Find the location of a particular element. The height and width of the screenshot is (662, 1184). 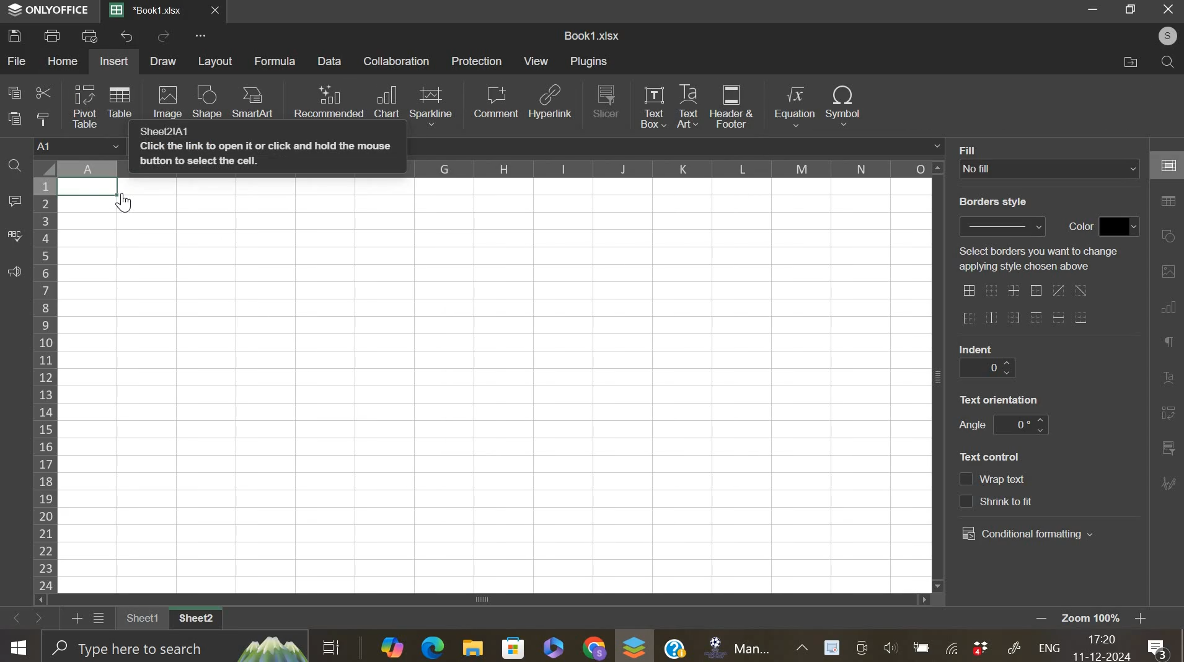

Maximize is located at coordinates (1133, 9).